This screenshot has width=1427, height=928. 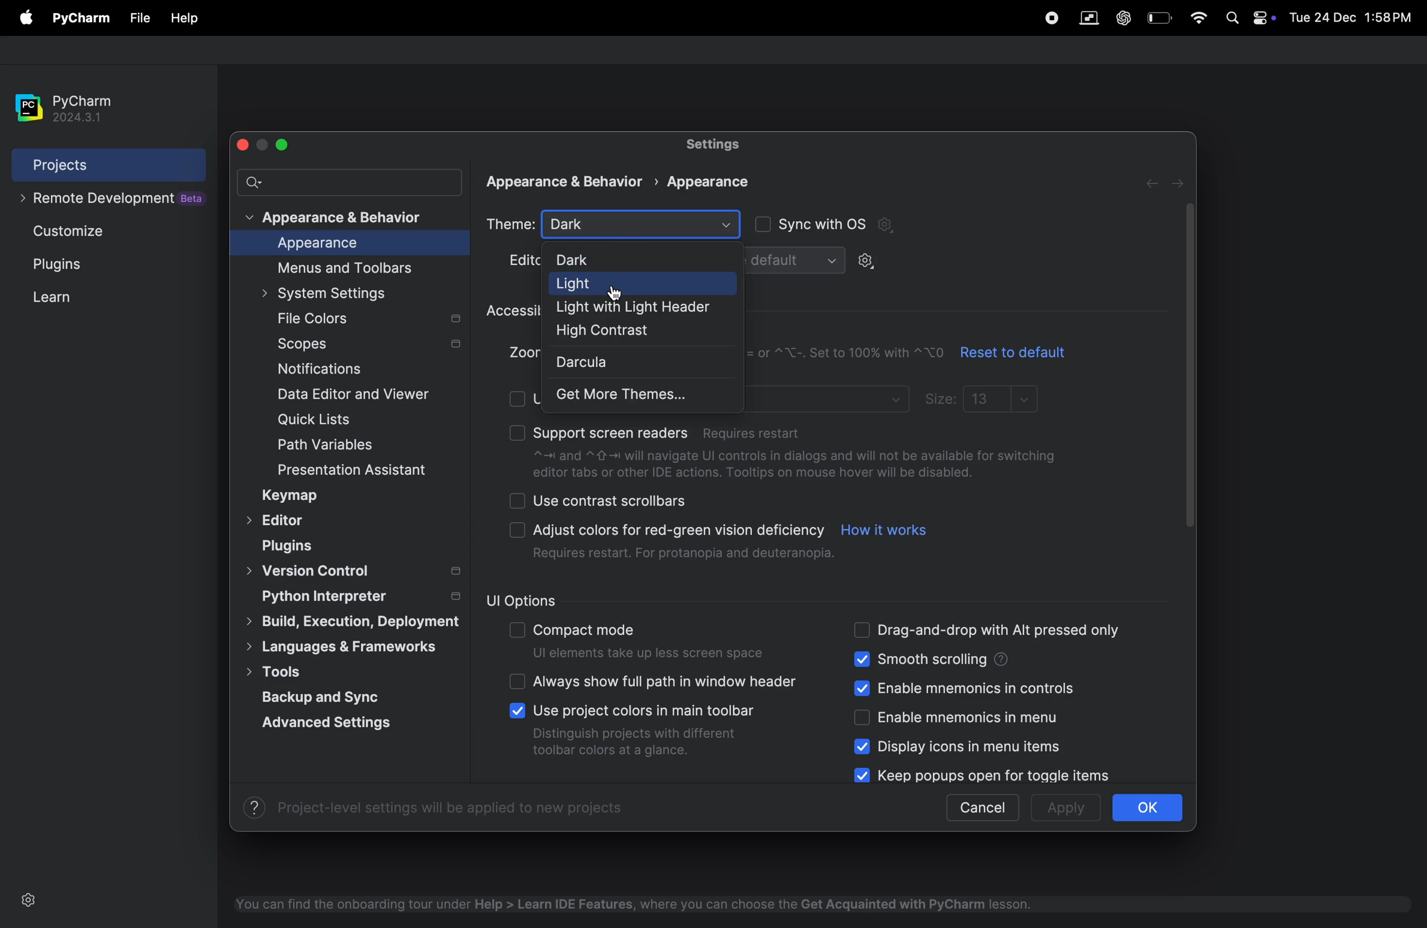 I want to click on togglr, so click(x=1191, y=375).